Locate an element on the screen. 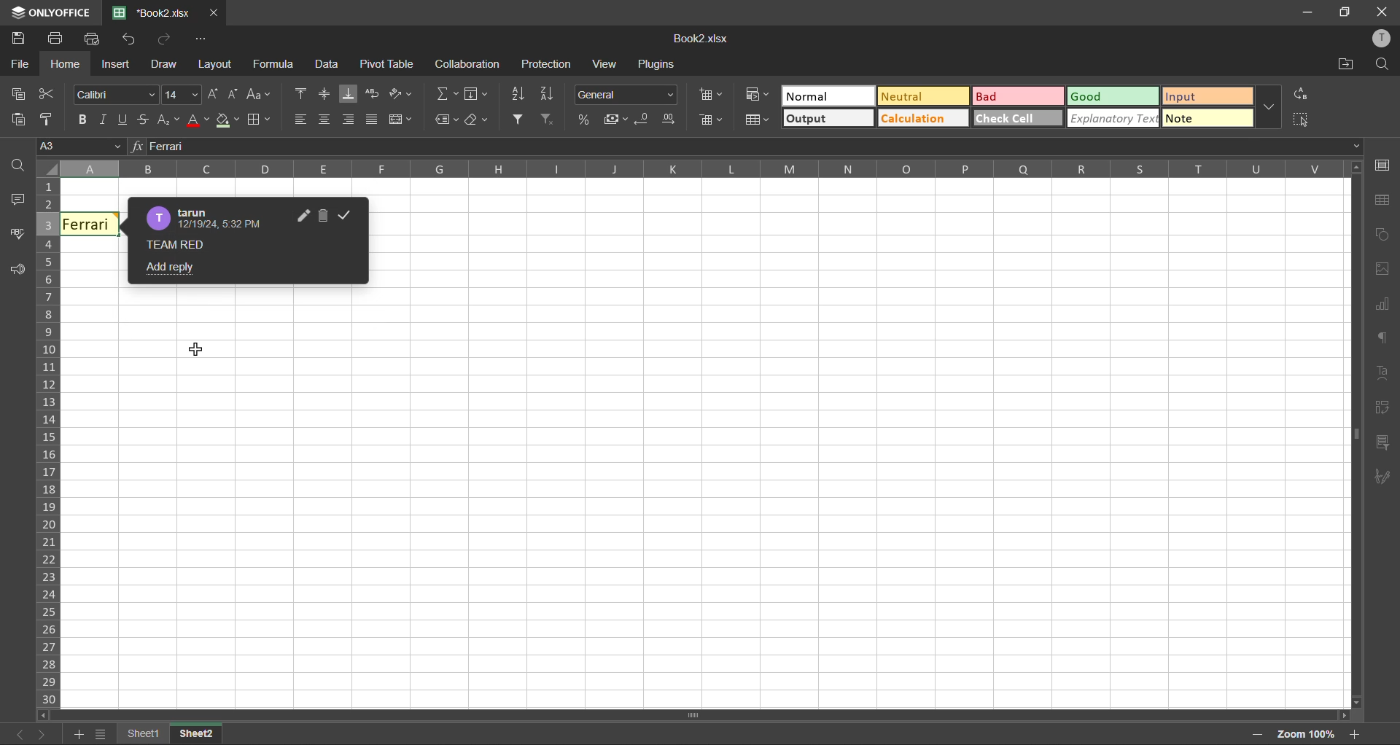 This screenshot has width=1400, height=745. good is located at coordinates (1092, 97).